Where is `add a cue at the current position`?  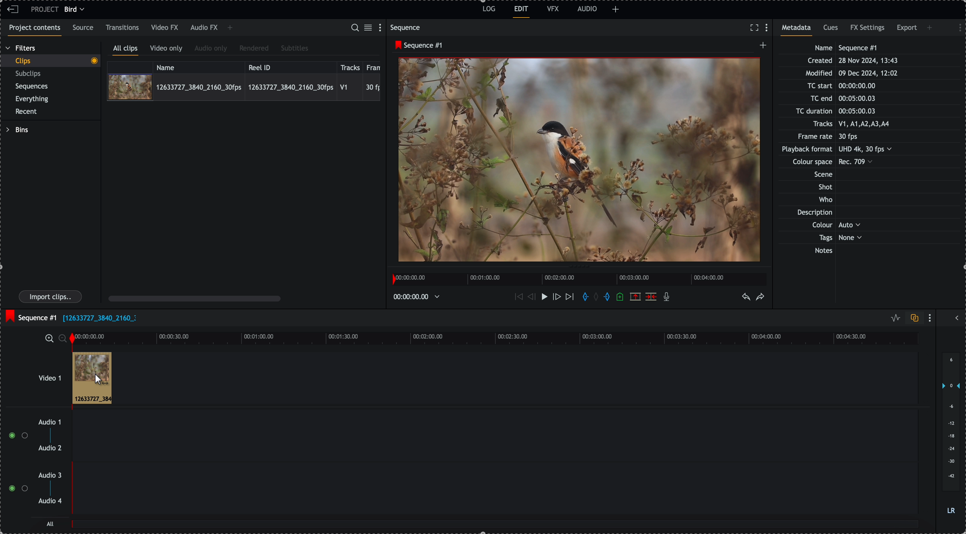
add a cue at the current position is located at coordinates (621, 297).